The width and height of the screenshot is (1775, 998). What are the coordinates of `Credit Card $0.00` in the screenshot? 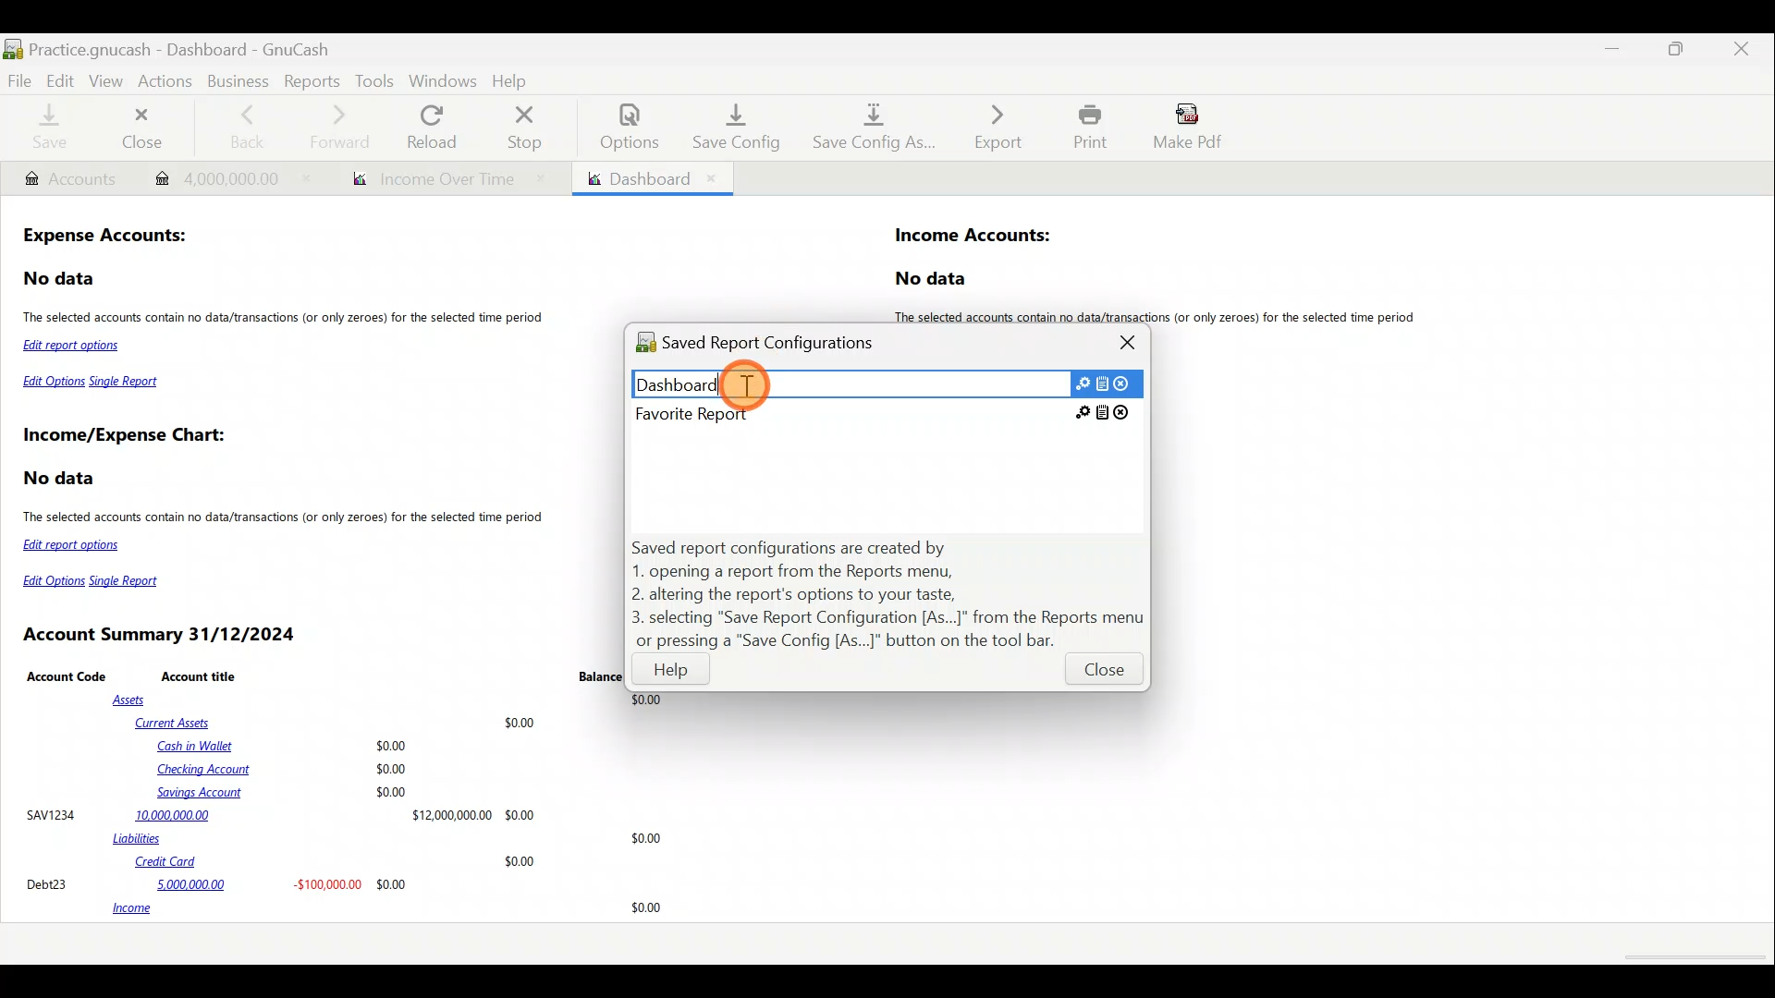 It's located at (337, 862).